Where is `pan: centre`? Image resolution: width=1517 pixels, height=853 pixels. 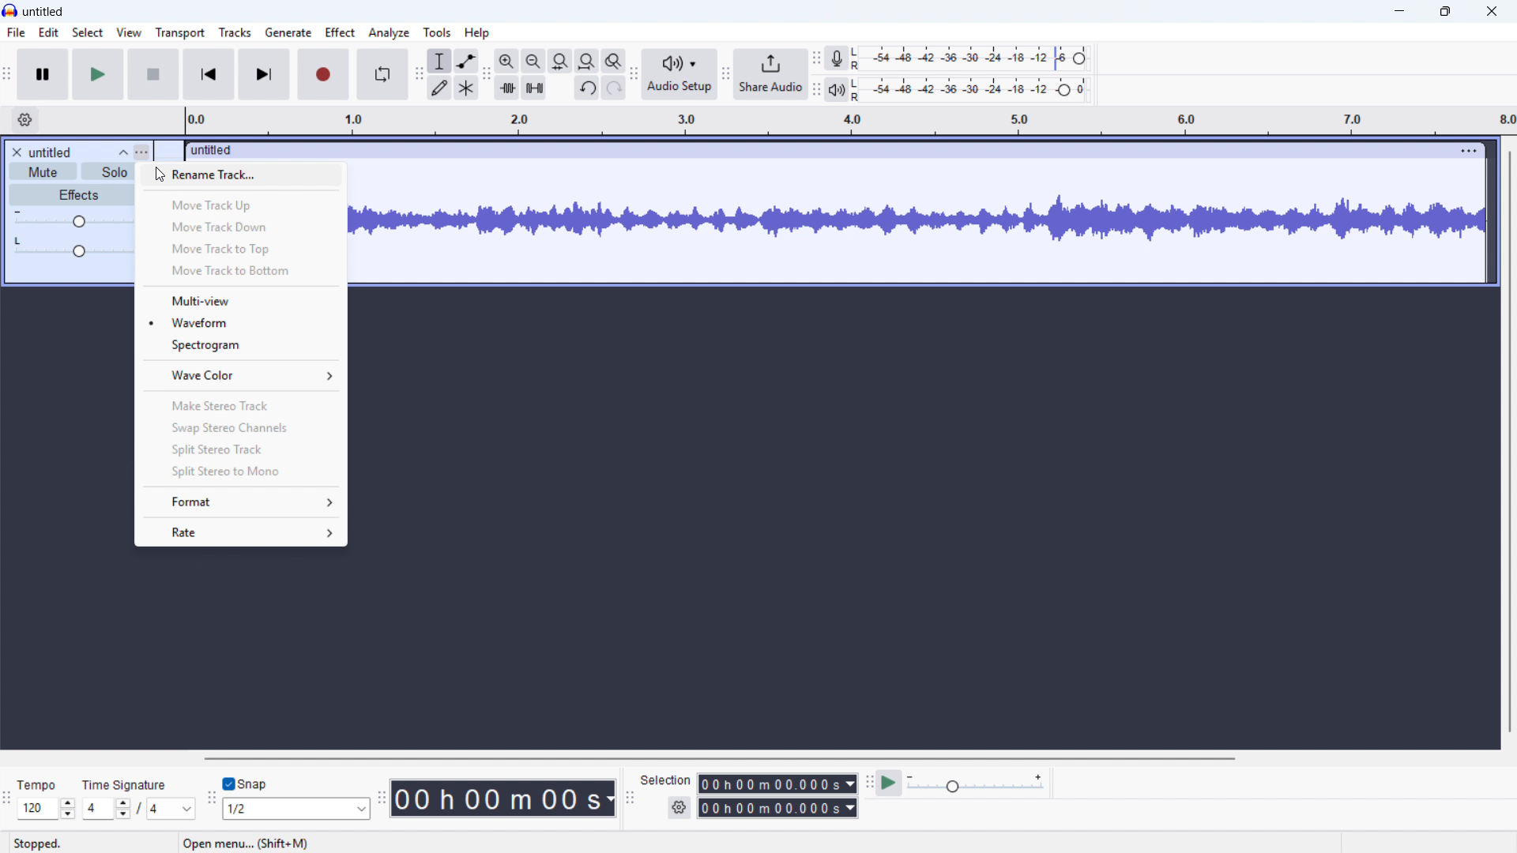 pan: centre is located at coordinates (72, 247).